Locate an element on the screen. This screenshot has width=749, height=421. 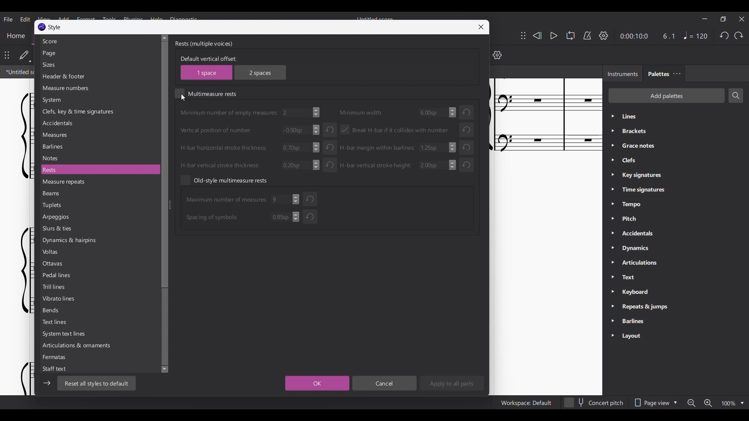
Input max. number of measures is located at coordinates (238, 200).